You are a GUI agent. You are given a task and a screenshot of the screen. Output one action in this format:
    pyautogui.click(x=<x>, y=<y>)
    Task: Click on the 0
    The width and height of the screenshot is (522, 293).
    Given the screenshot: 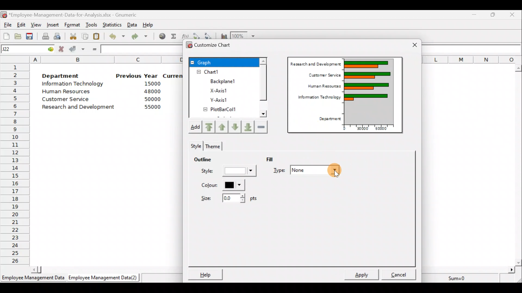 What is the action you would take?
    pyautogui.click(x=342, y=129)
    